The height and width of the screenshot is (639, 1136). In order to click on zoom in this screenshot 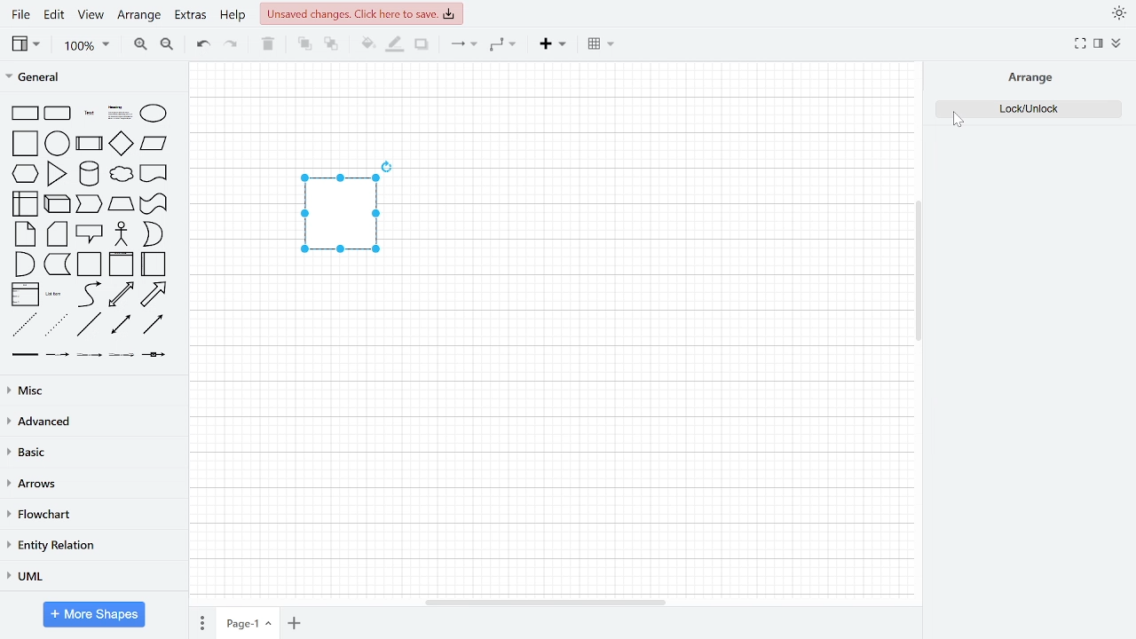, I will do `click(88, 46)`.